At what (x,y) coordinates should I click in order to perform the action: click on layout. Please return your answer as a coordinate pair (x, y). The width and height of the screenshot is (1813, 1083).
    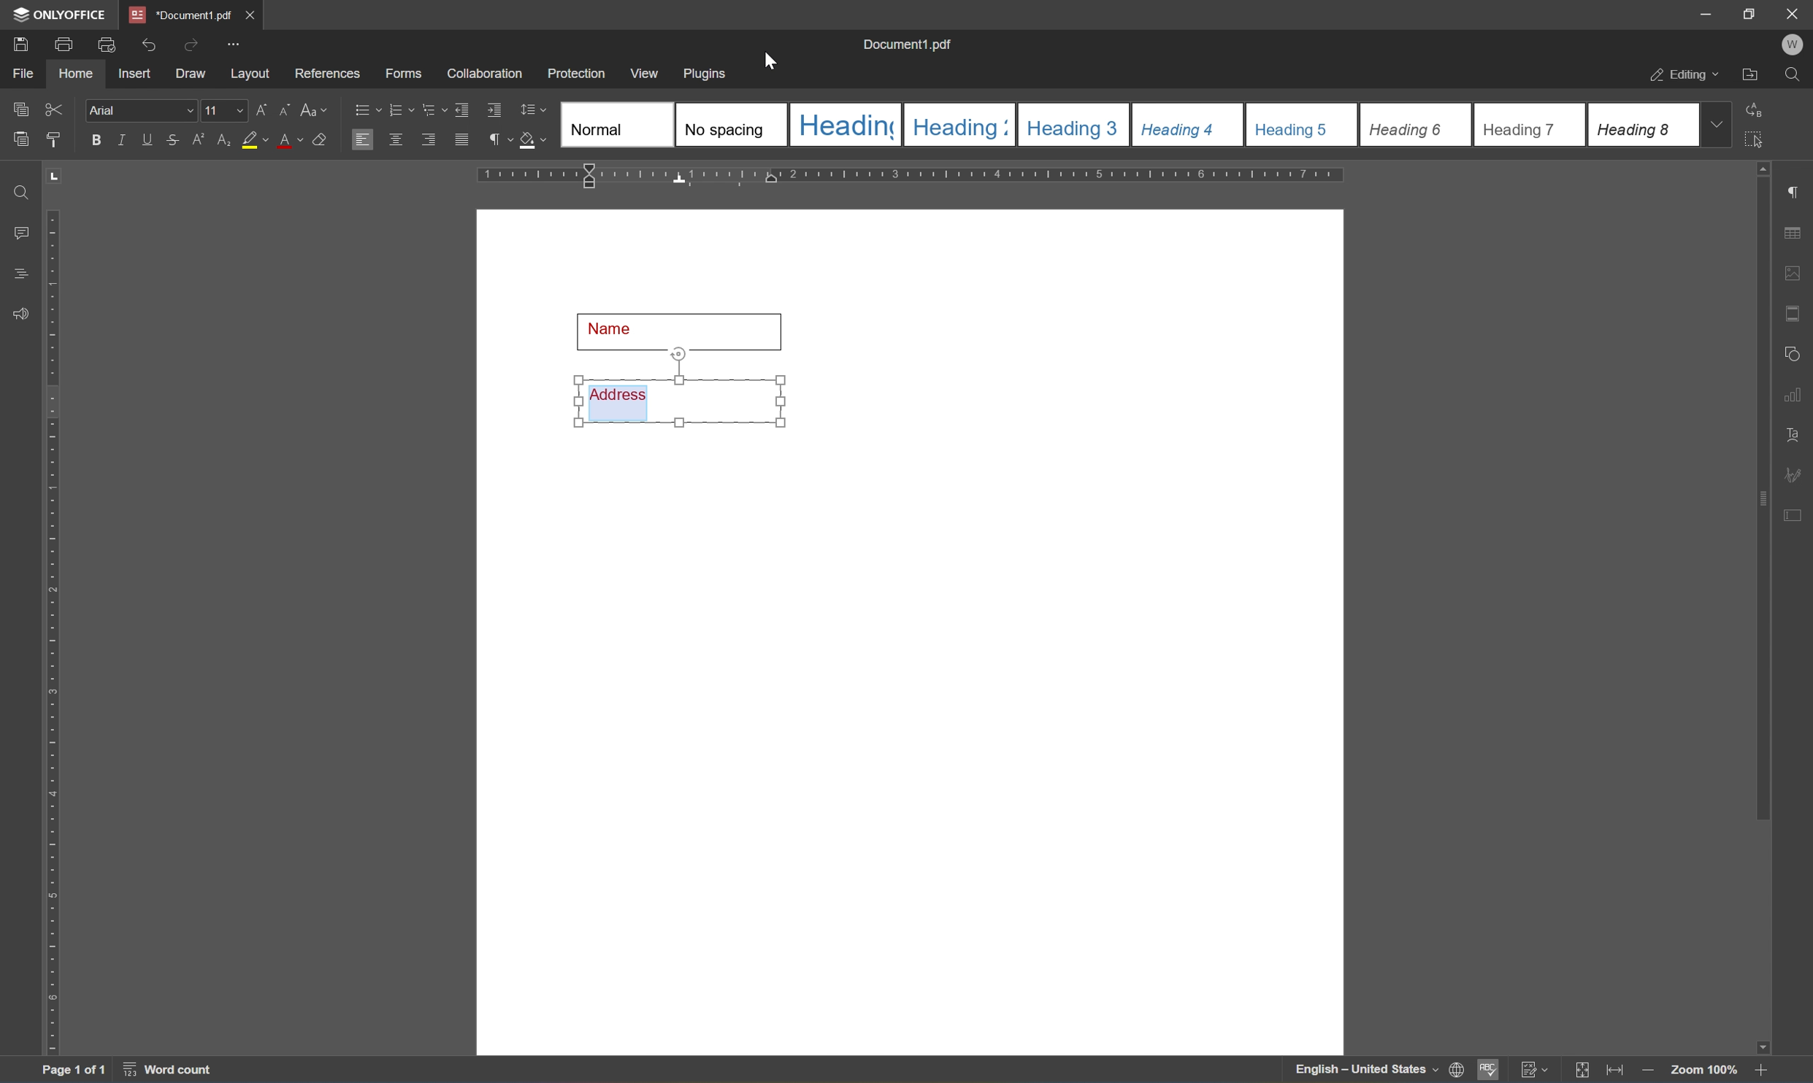
    Looking at the image, I should click on (248, 76).